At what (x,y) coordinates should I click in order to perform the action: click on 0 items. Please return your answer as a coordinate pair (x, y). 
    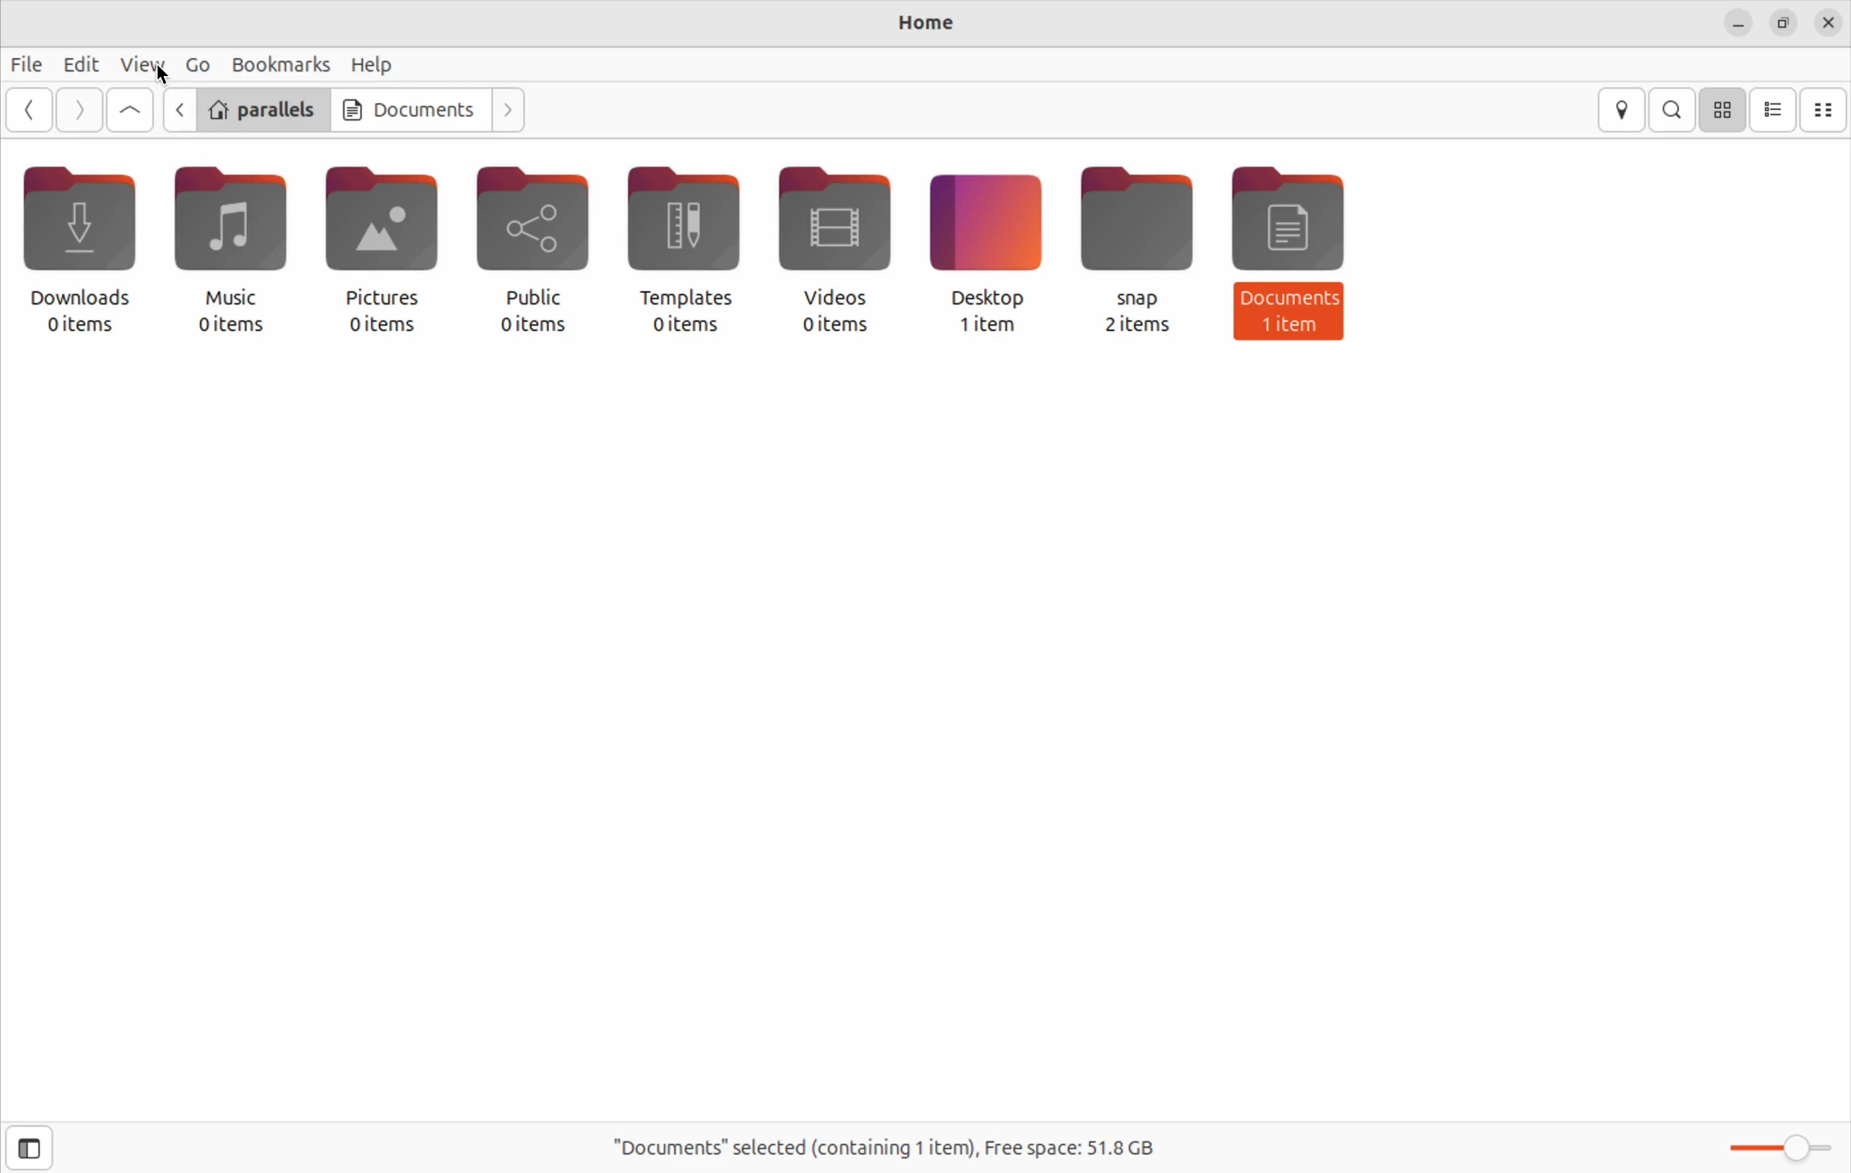
    Looking at the image, I should click on (231, 338).